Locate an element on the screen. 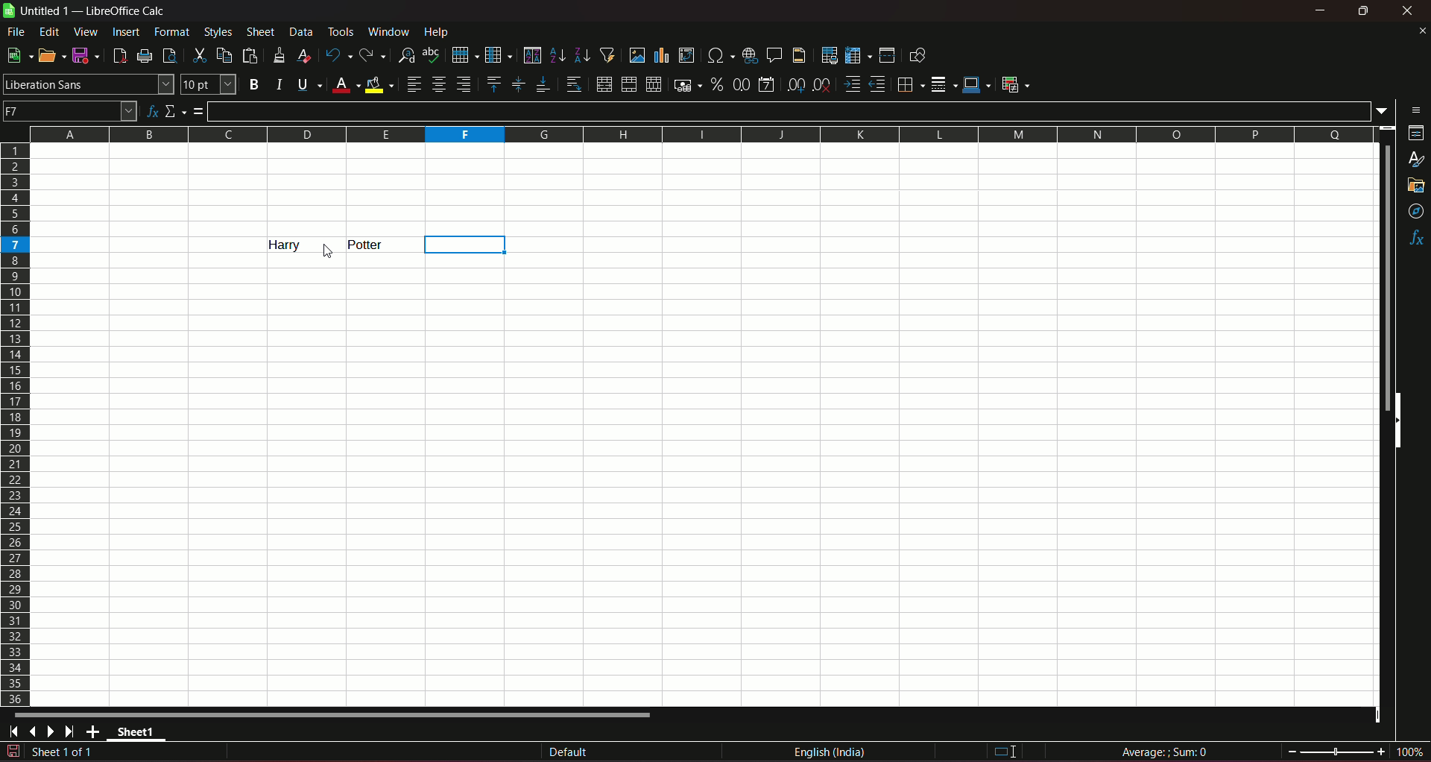 The height and width of the screenshot is (762, 1431). column highlight is located at coordinates (462, 245).